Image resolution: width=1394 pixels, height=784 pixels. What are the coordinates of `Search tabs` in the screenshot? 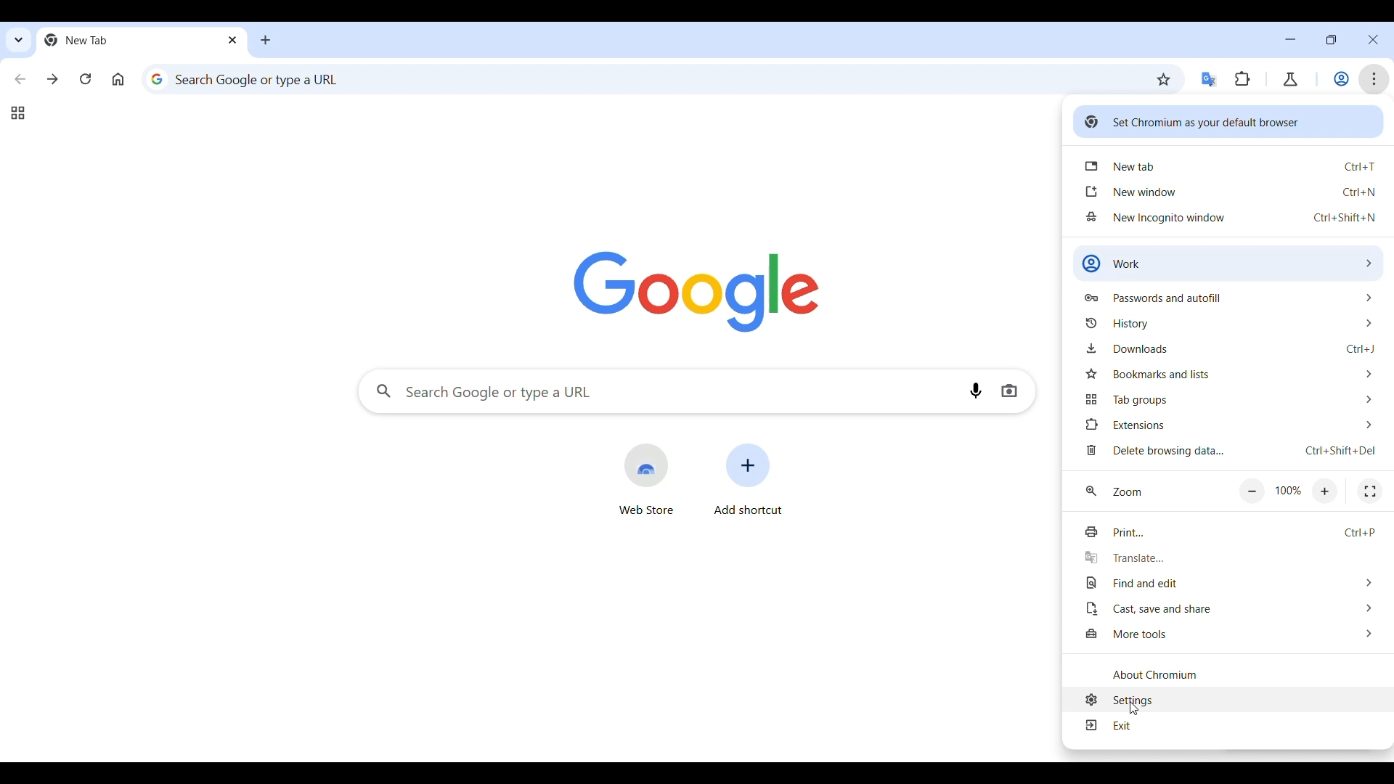 It's located at (20, 40).